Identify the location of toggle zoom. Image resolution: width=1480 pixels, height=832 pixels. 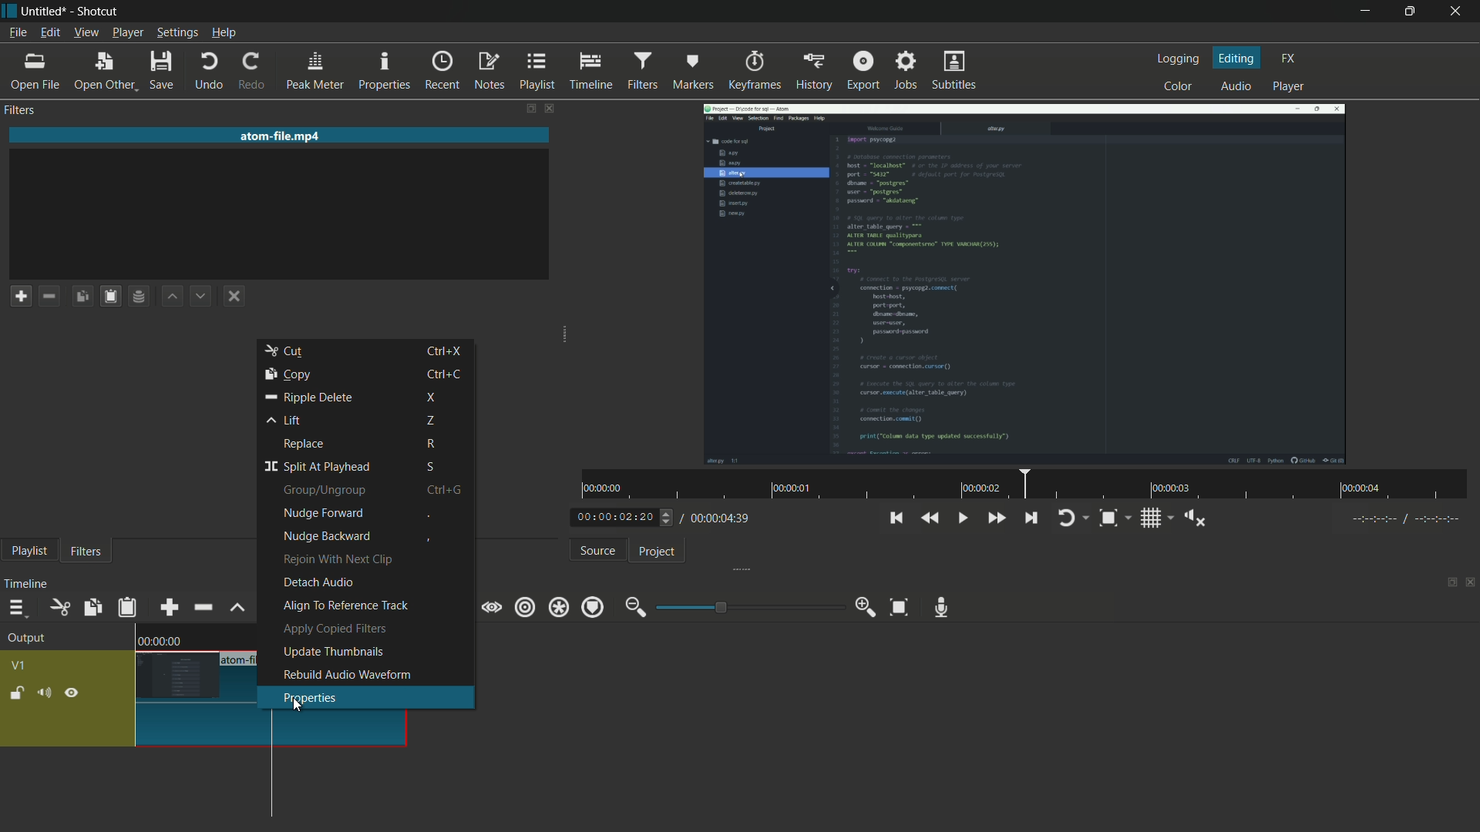
(1111, 518).